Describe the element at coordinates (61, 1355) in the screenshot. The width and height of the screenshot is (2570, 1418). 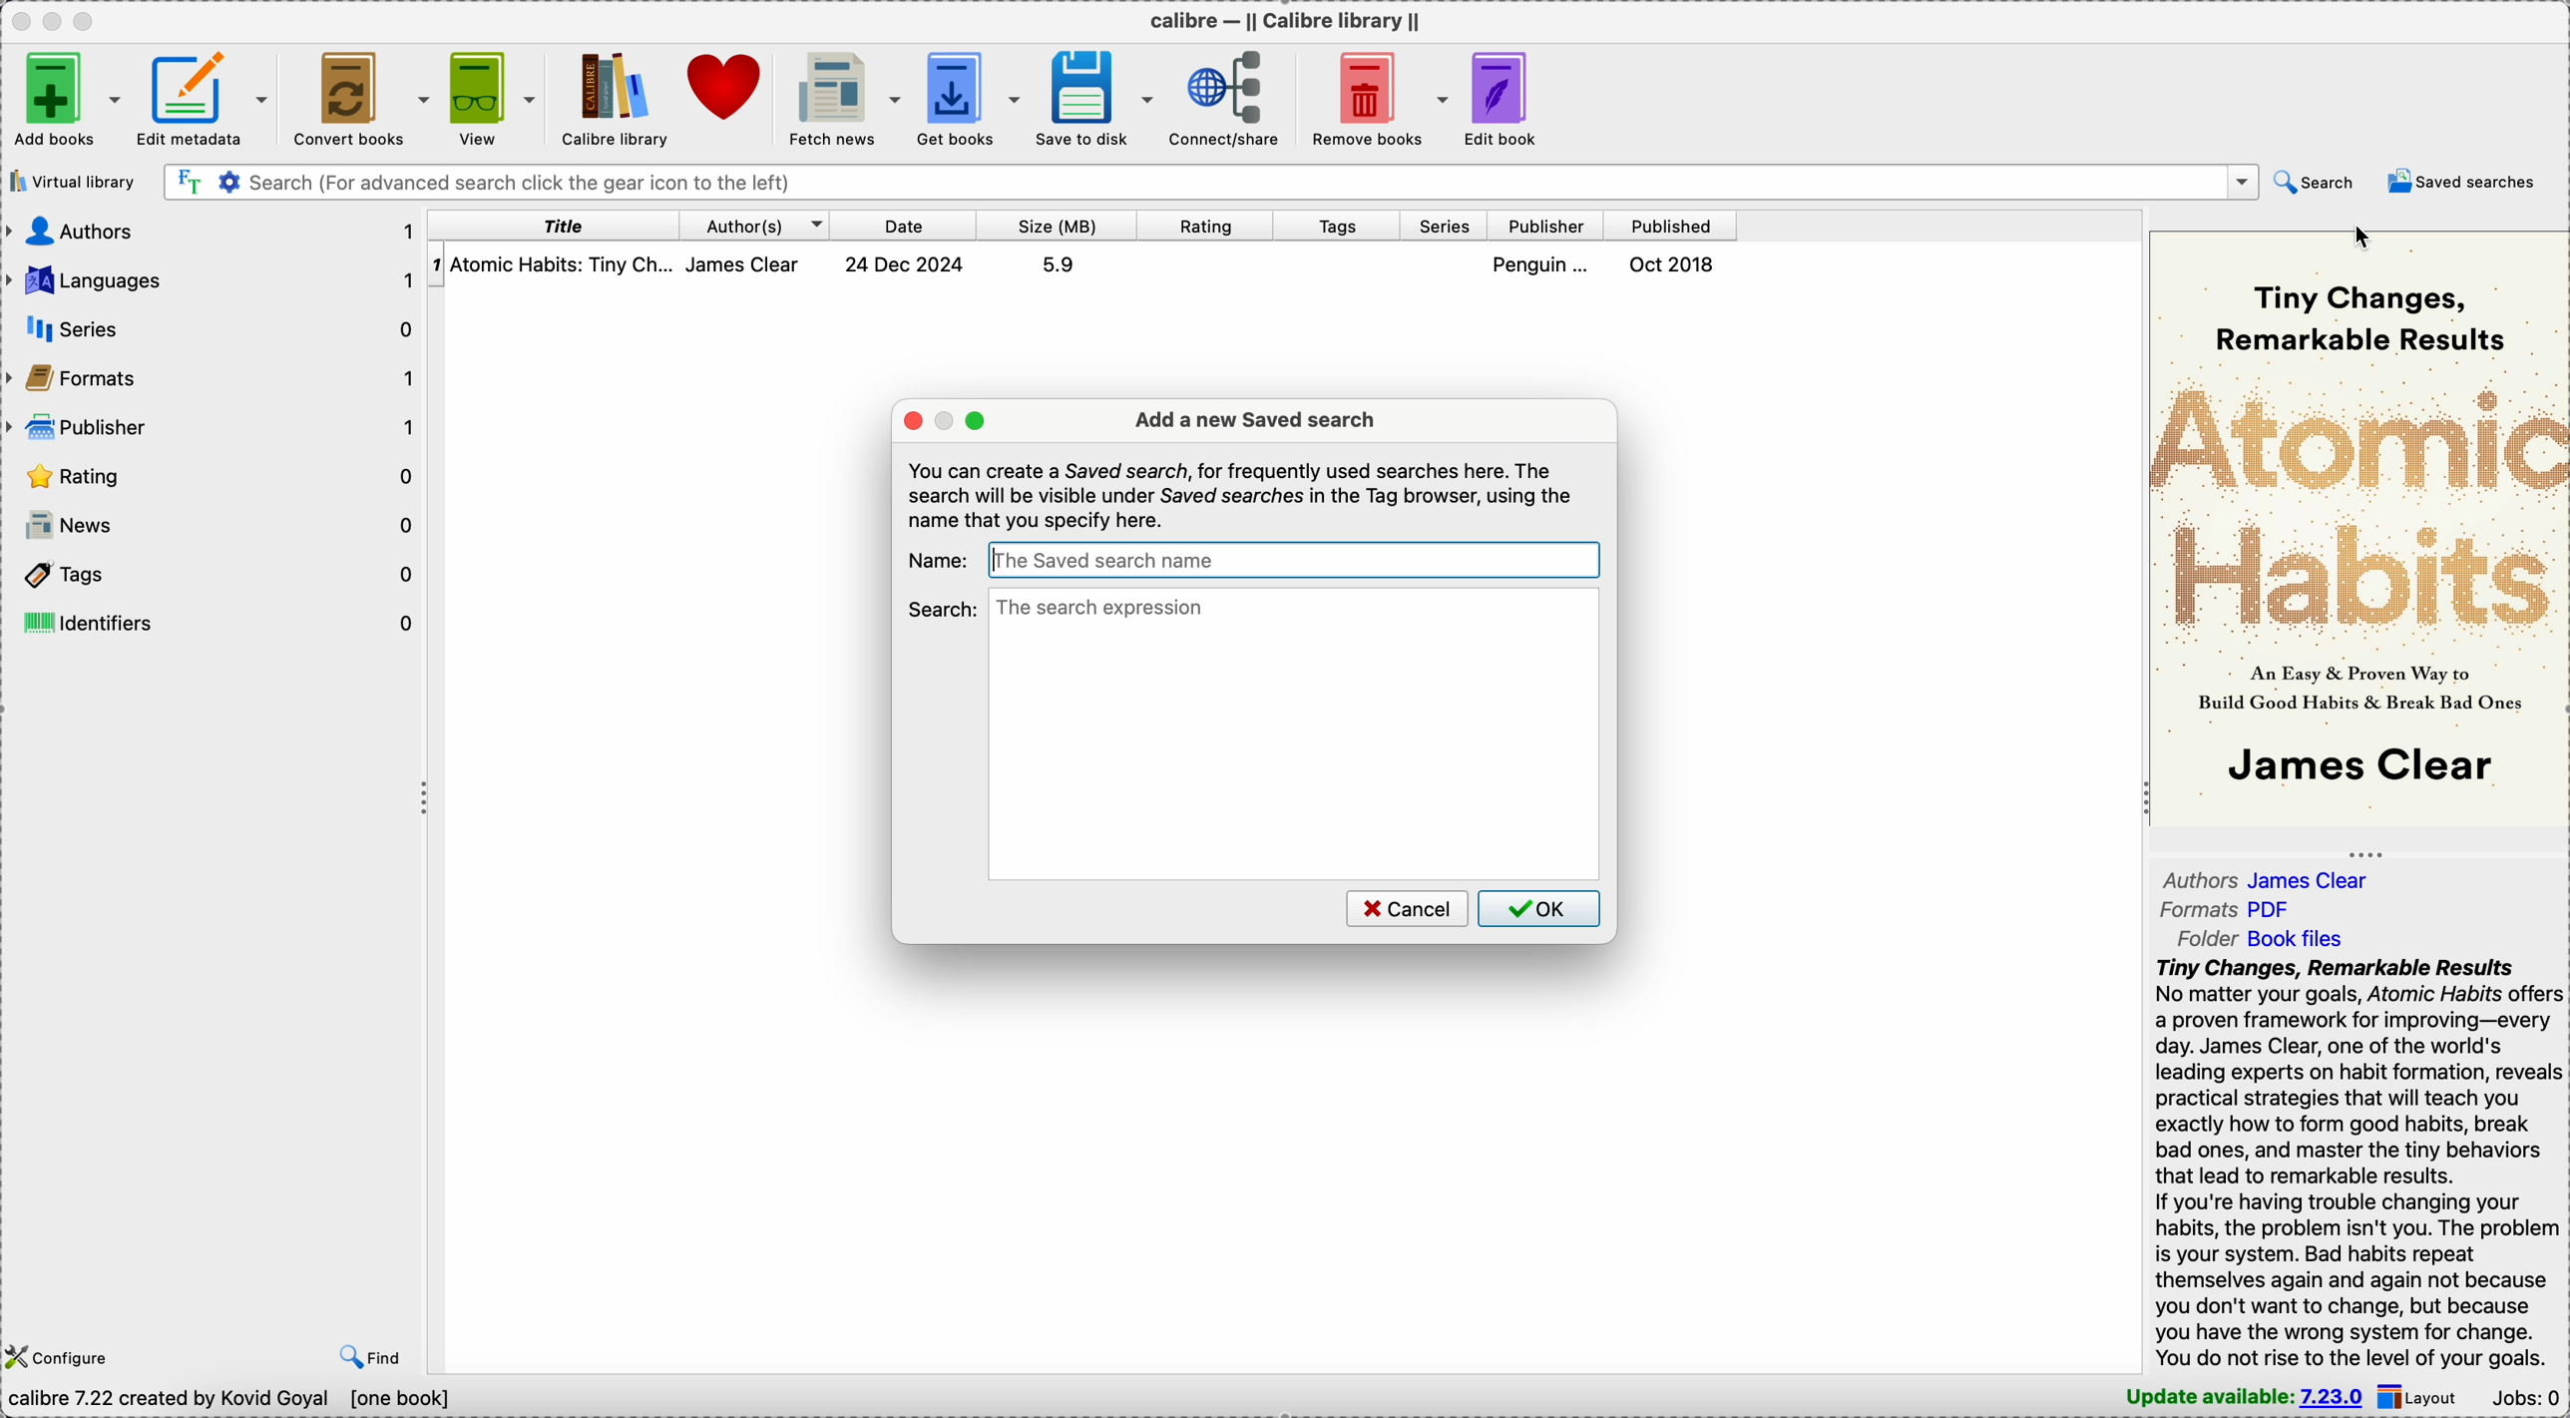
I see `configure` at that location.